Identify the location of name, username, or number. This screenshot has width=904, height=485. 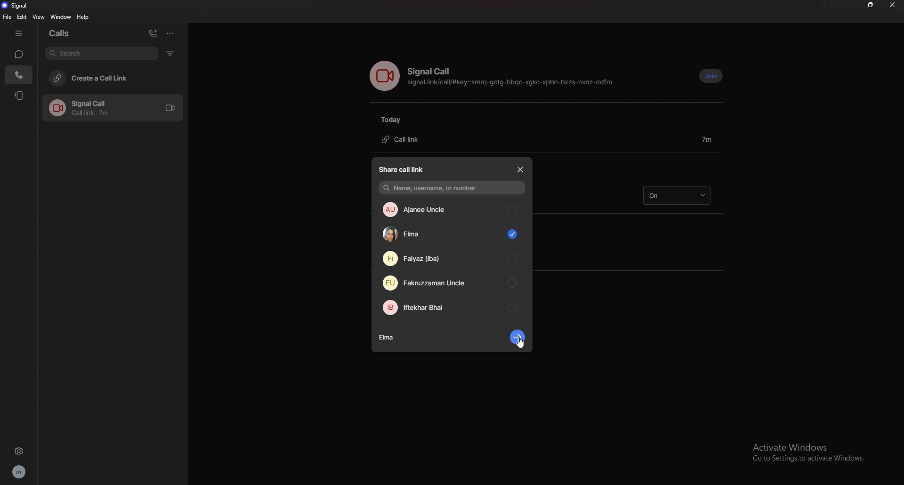
(452, 188).